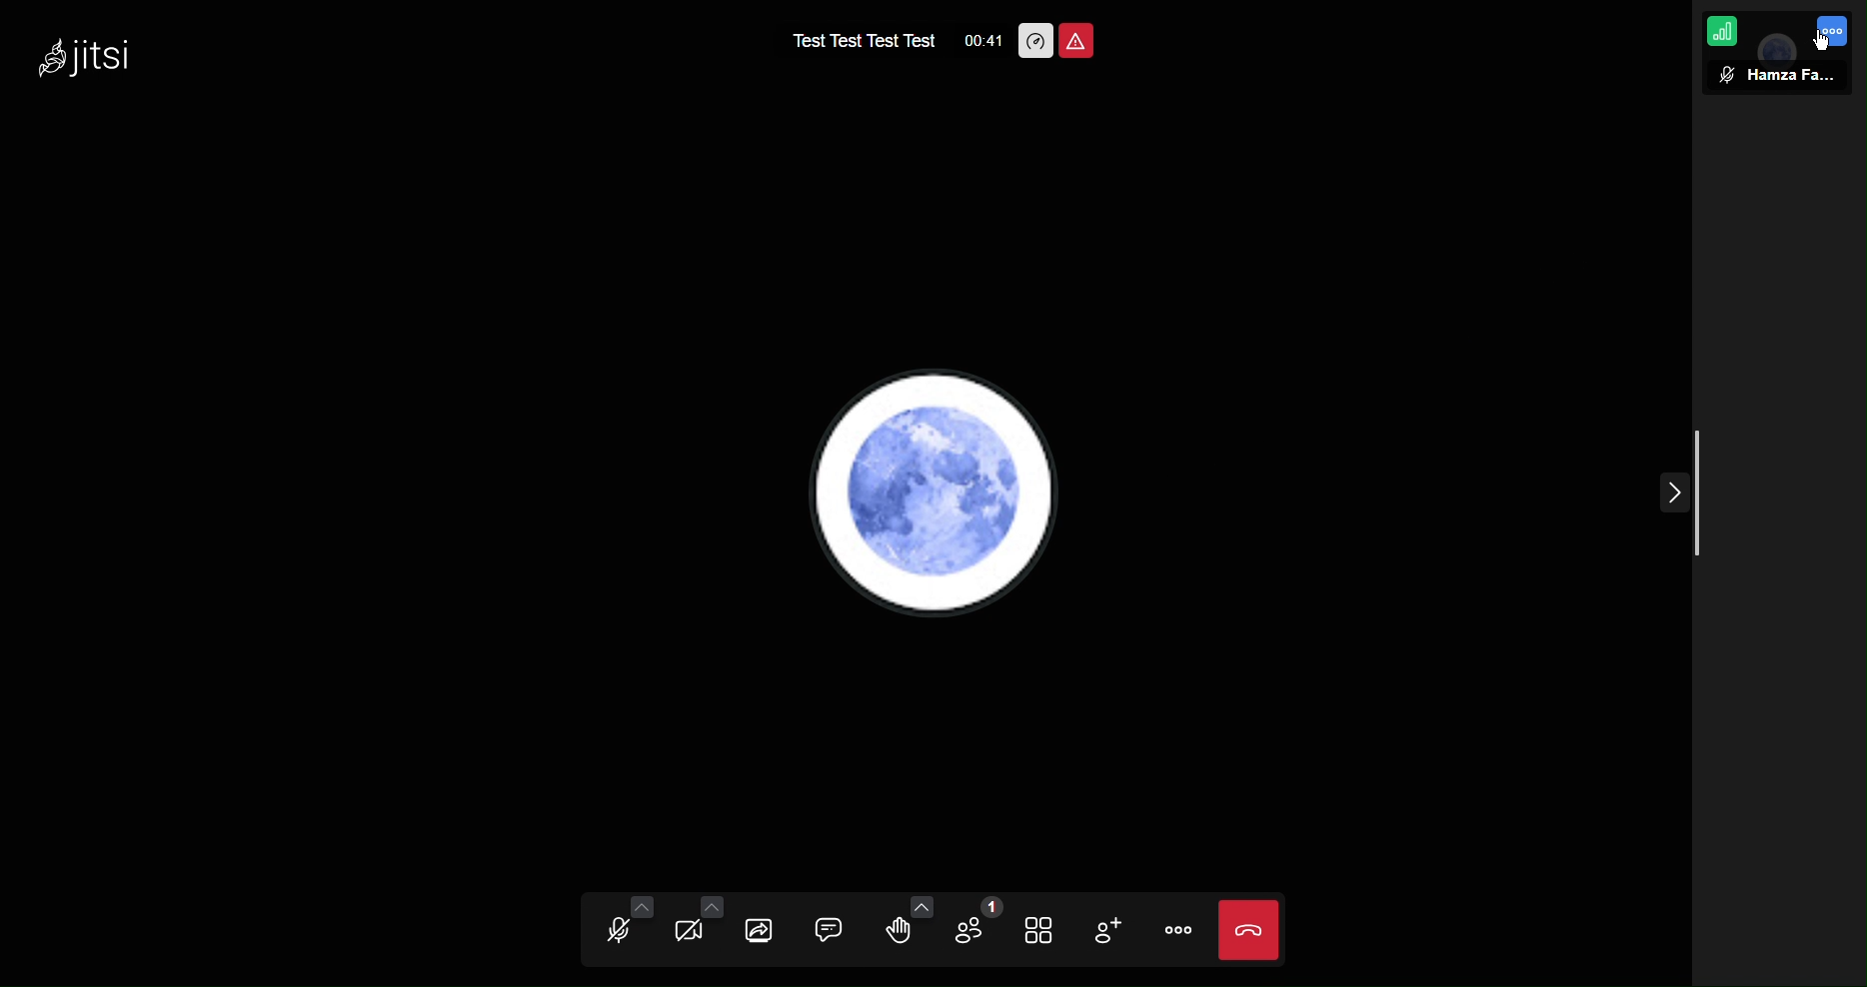  Describe the element at coordinates (854, 40) in the screenshot. I see `Test Test Test Test` at that location.